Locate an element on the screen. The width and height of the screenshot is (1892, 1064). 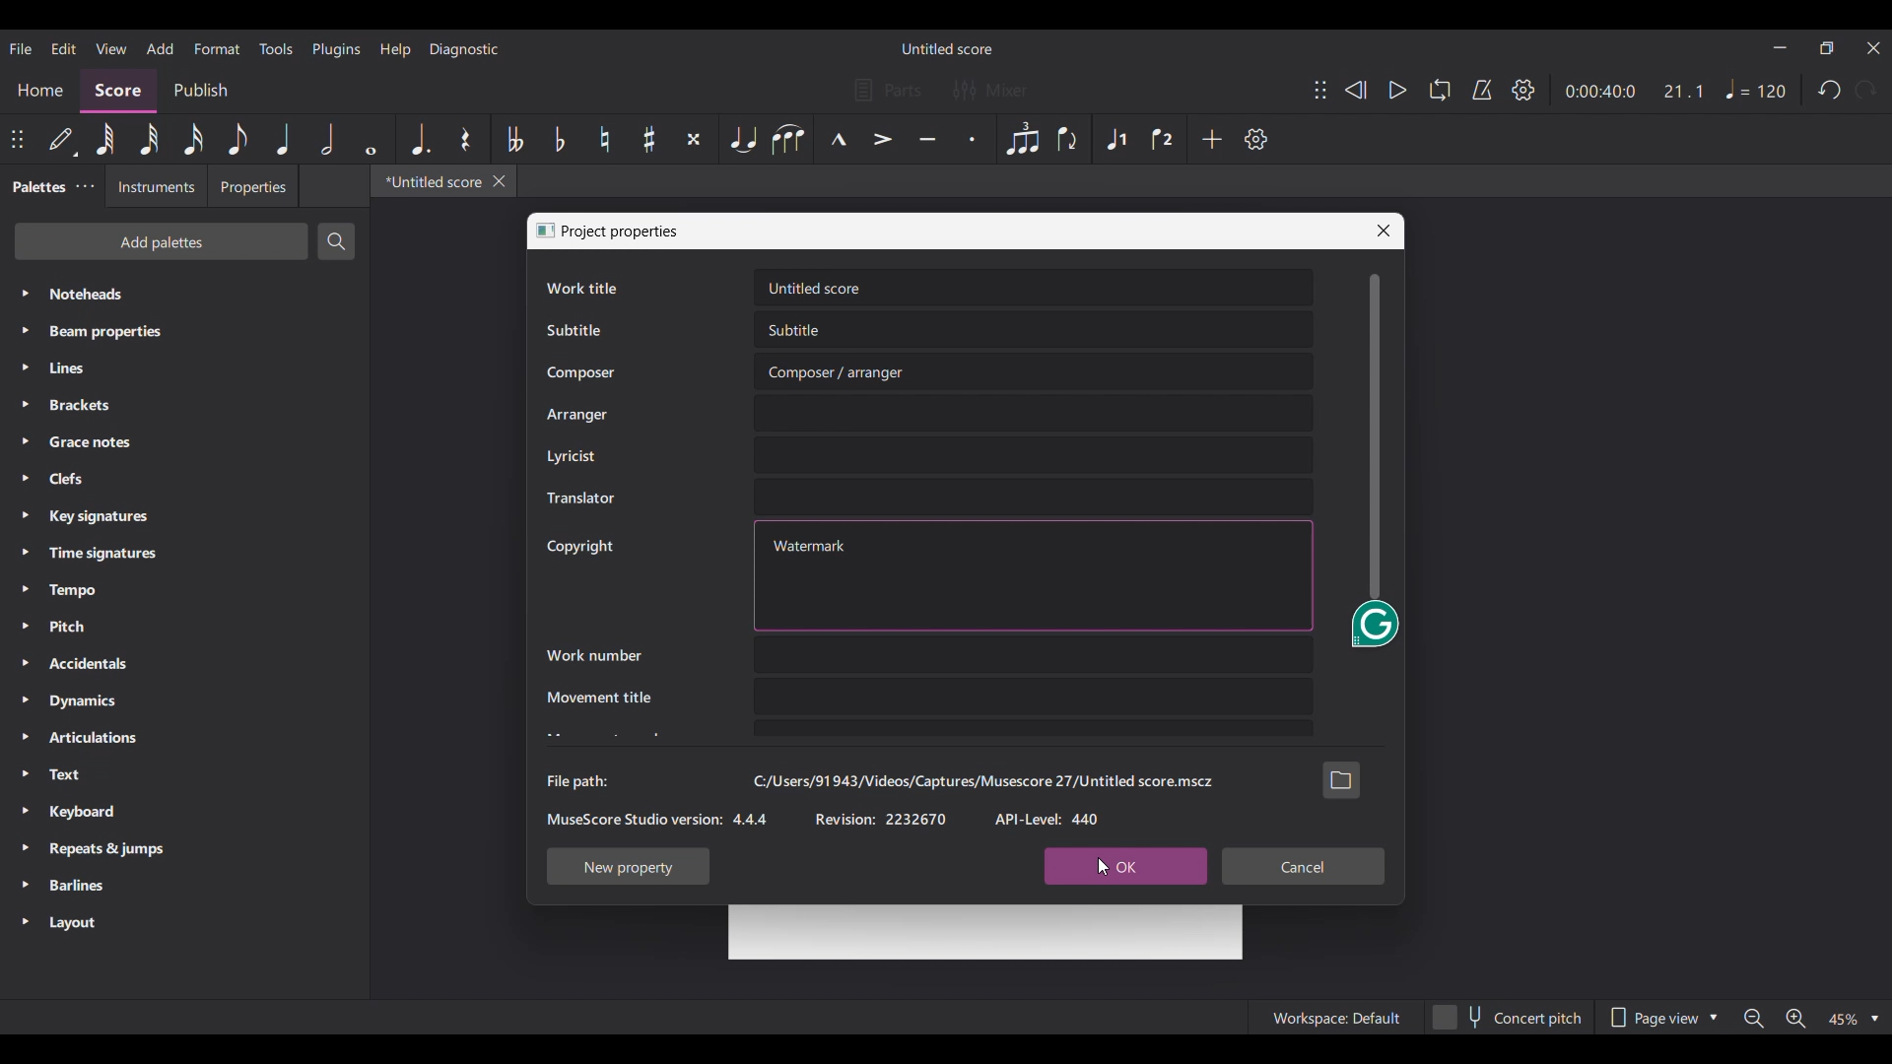
Palettes is located at coordinates (36, 186).